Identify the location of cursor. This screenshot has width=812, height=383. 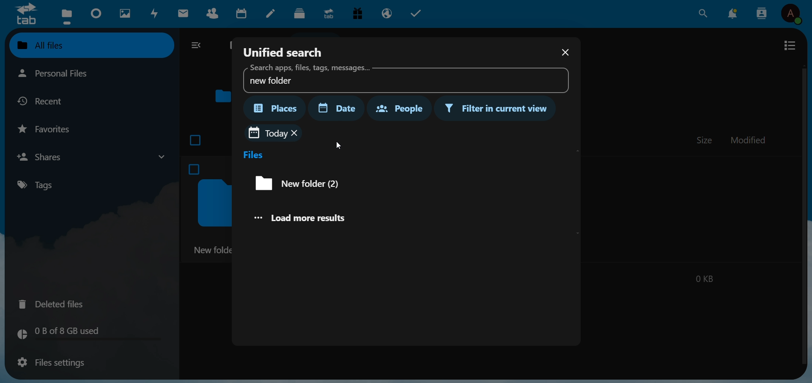
(338, 145).